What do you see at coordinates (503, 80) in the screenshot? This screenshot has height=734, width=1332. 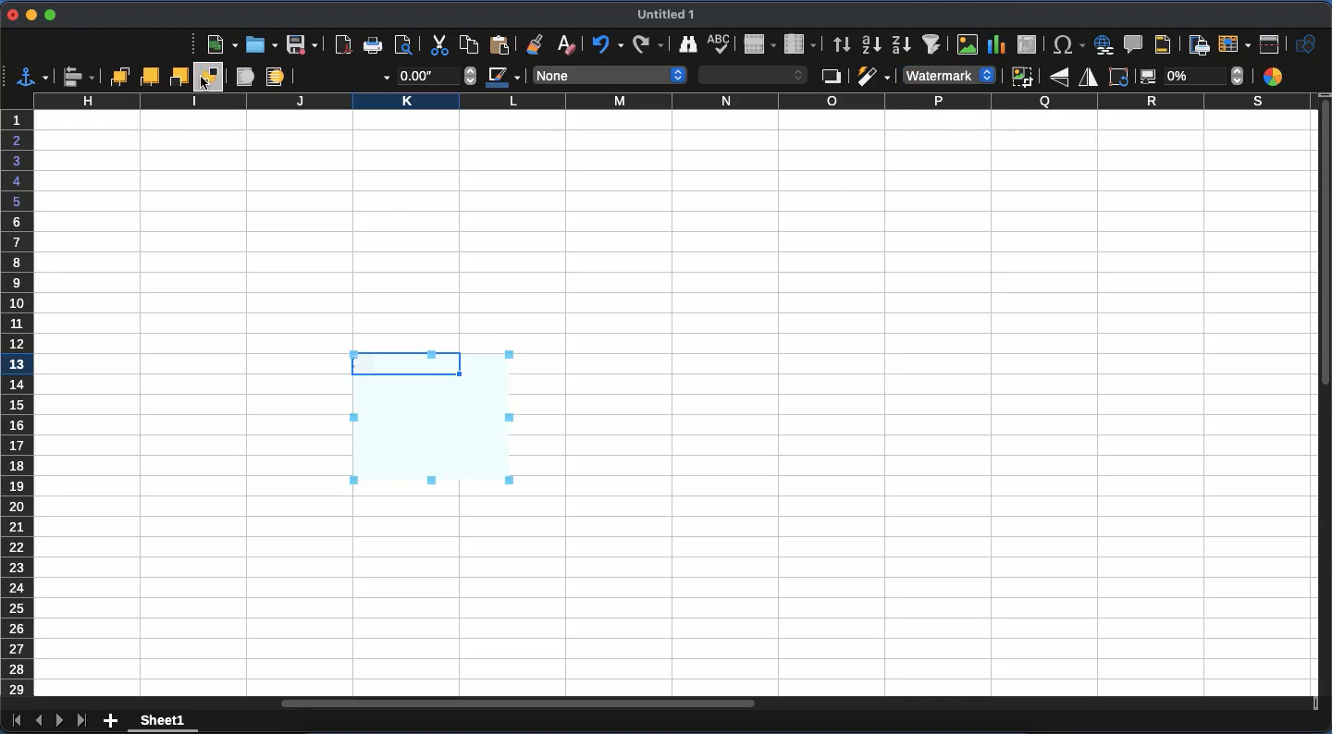 I see `line color` at bounding box center [503, 80].